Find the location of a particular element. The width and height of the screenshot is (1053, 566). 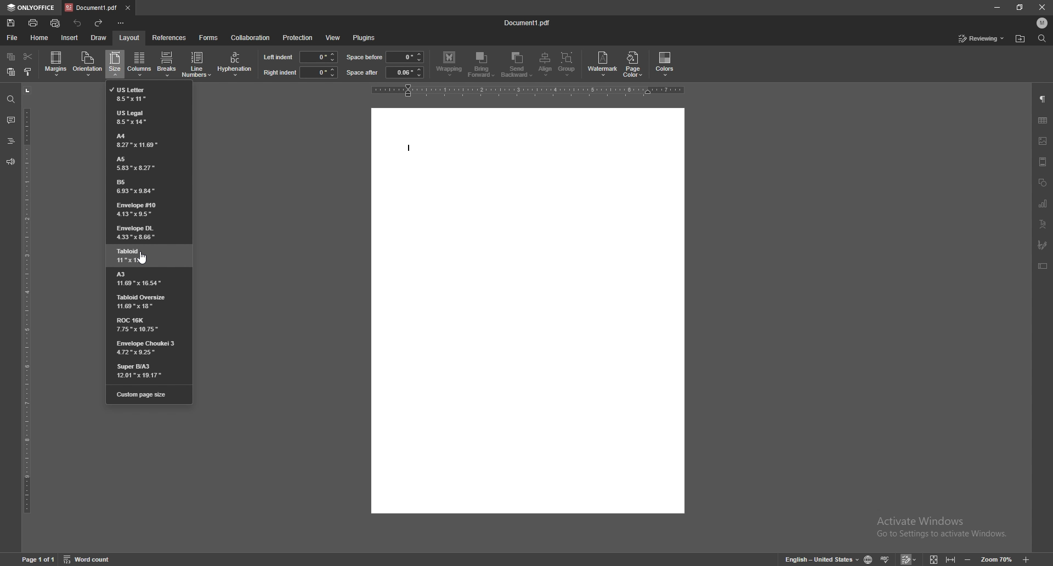

headings is located at coordinates (10, 141).